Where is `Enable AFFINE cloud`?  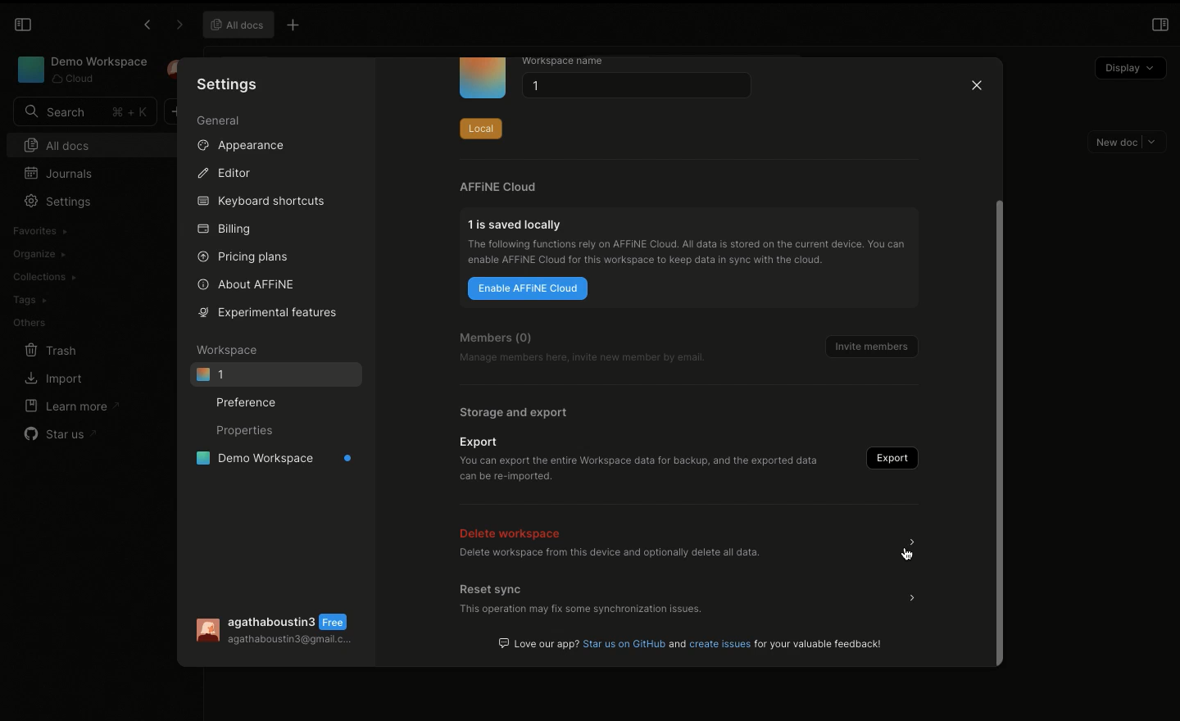
Enable AFFINE cloud is located at coordinates (529, 289).